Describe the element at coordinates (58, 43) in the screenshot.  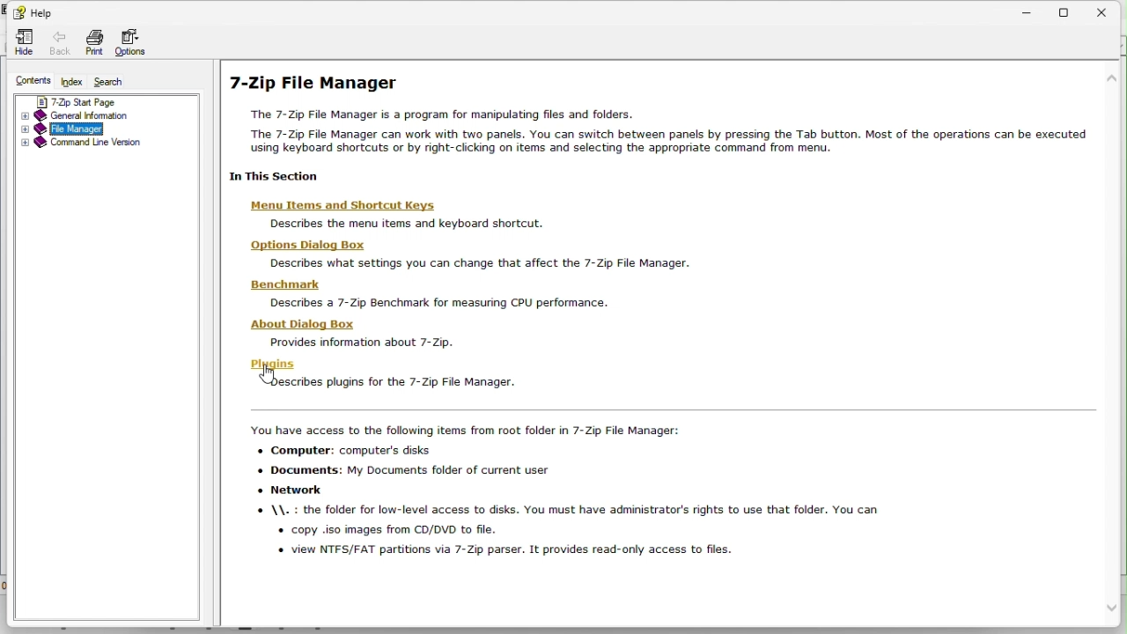
I see `Back` at that location.